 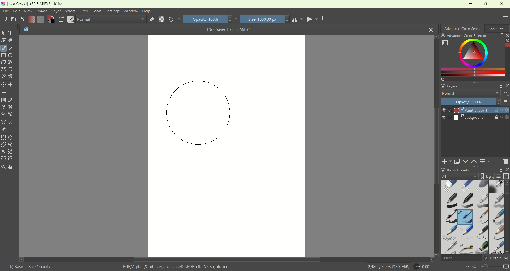 What do you see at coordinates (4, 107) in the screenshot?
I see `colorize mask tool` at bounding box center [4, 107].